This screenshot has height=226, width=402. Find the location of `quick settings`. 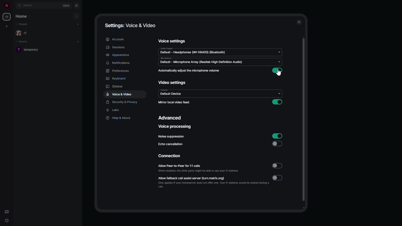

quick settings is located at coordinates (7, 220).